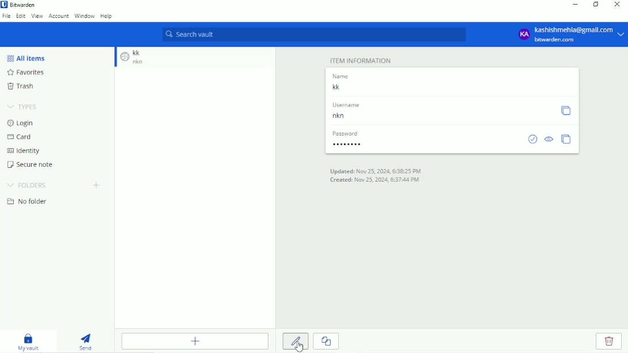 The width and height of the screenshot is (628, 353). I want to click on Clone, so click(327, 342).